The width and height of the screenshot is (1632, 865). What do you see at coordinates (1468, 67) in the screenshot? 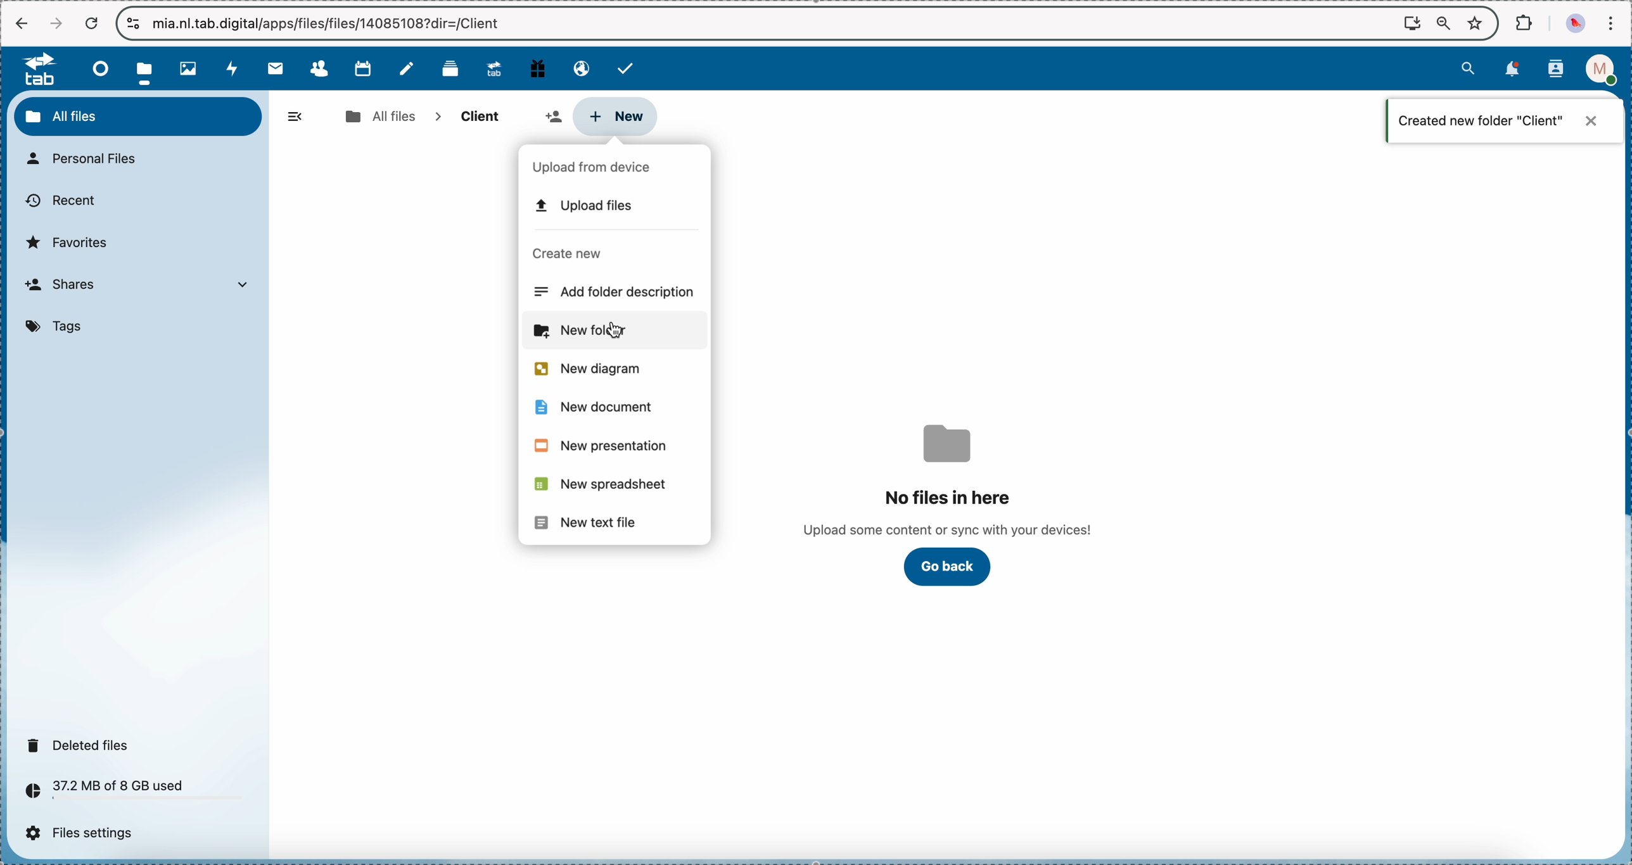
I see `search` at bounding box center [1468, 67].